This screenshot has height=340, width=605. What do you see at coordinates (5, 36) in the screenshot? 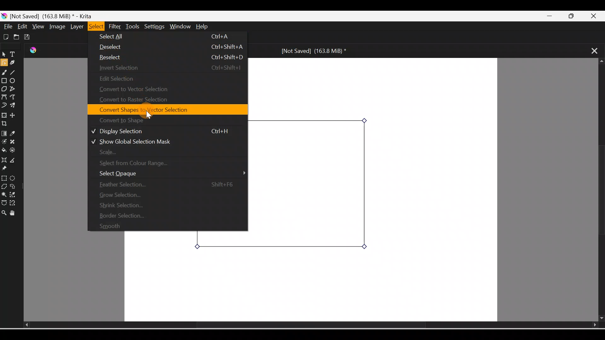
I see `Create new document` at bounding box center [5, 36].